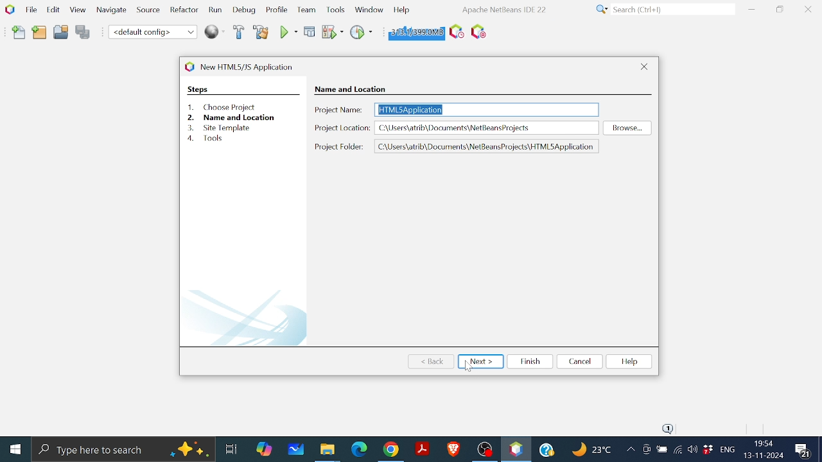 This screenshot has width=822, height=462. Describe the element at coordinates (328, 450) in the screenshot. I see `Files` at that location.